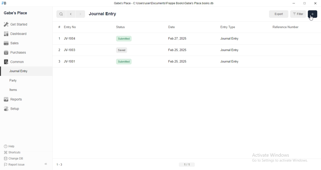 This screenshot has height=170, width=321. What do you see at coordinates (16, 43) in the screenshot?
I see `Sales` at bounding box center [16, 43].